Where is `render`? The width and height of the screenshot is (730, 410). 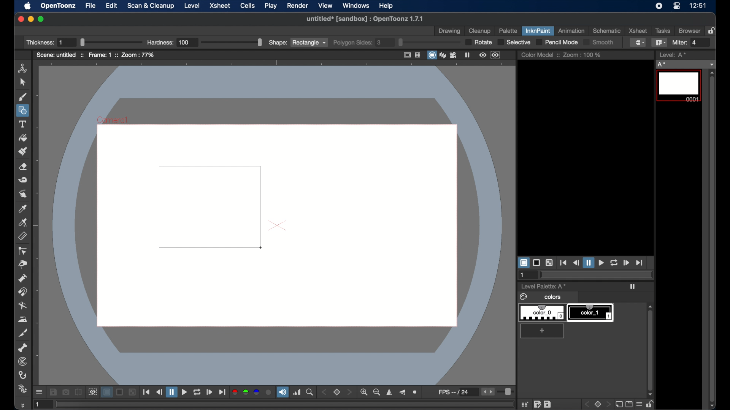
render is located at coordinates (297, 6).